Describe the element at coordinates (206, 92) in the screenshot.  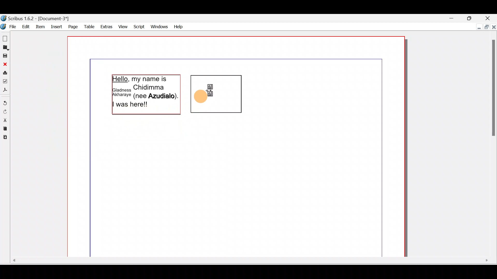
I see `Cursor` at that location.